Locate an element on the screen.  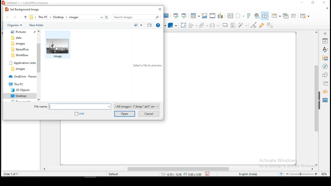
search bar is located at coordinates (136, 17).